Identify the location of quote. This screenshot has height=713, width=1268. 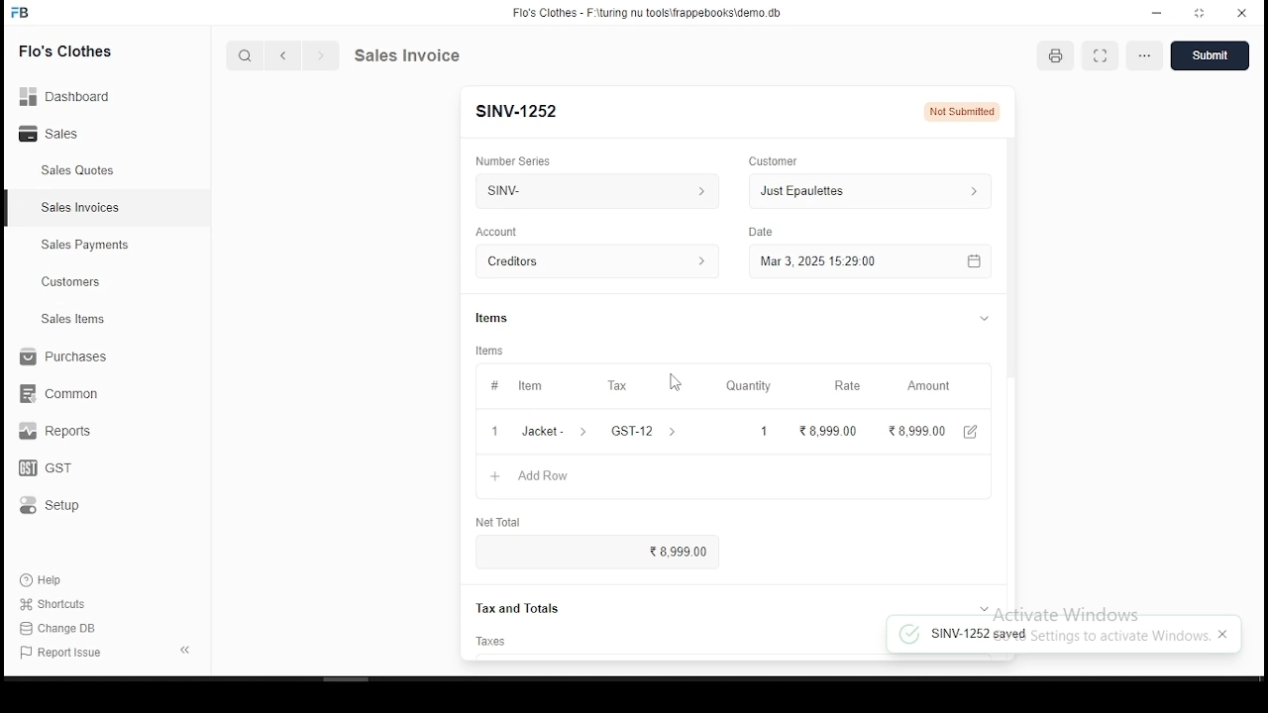
(403, 55).